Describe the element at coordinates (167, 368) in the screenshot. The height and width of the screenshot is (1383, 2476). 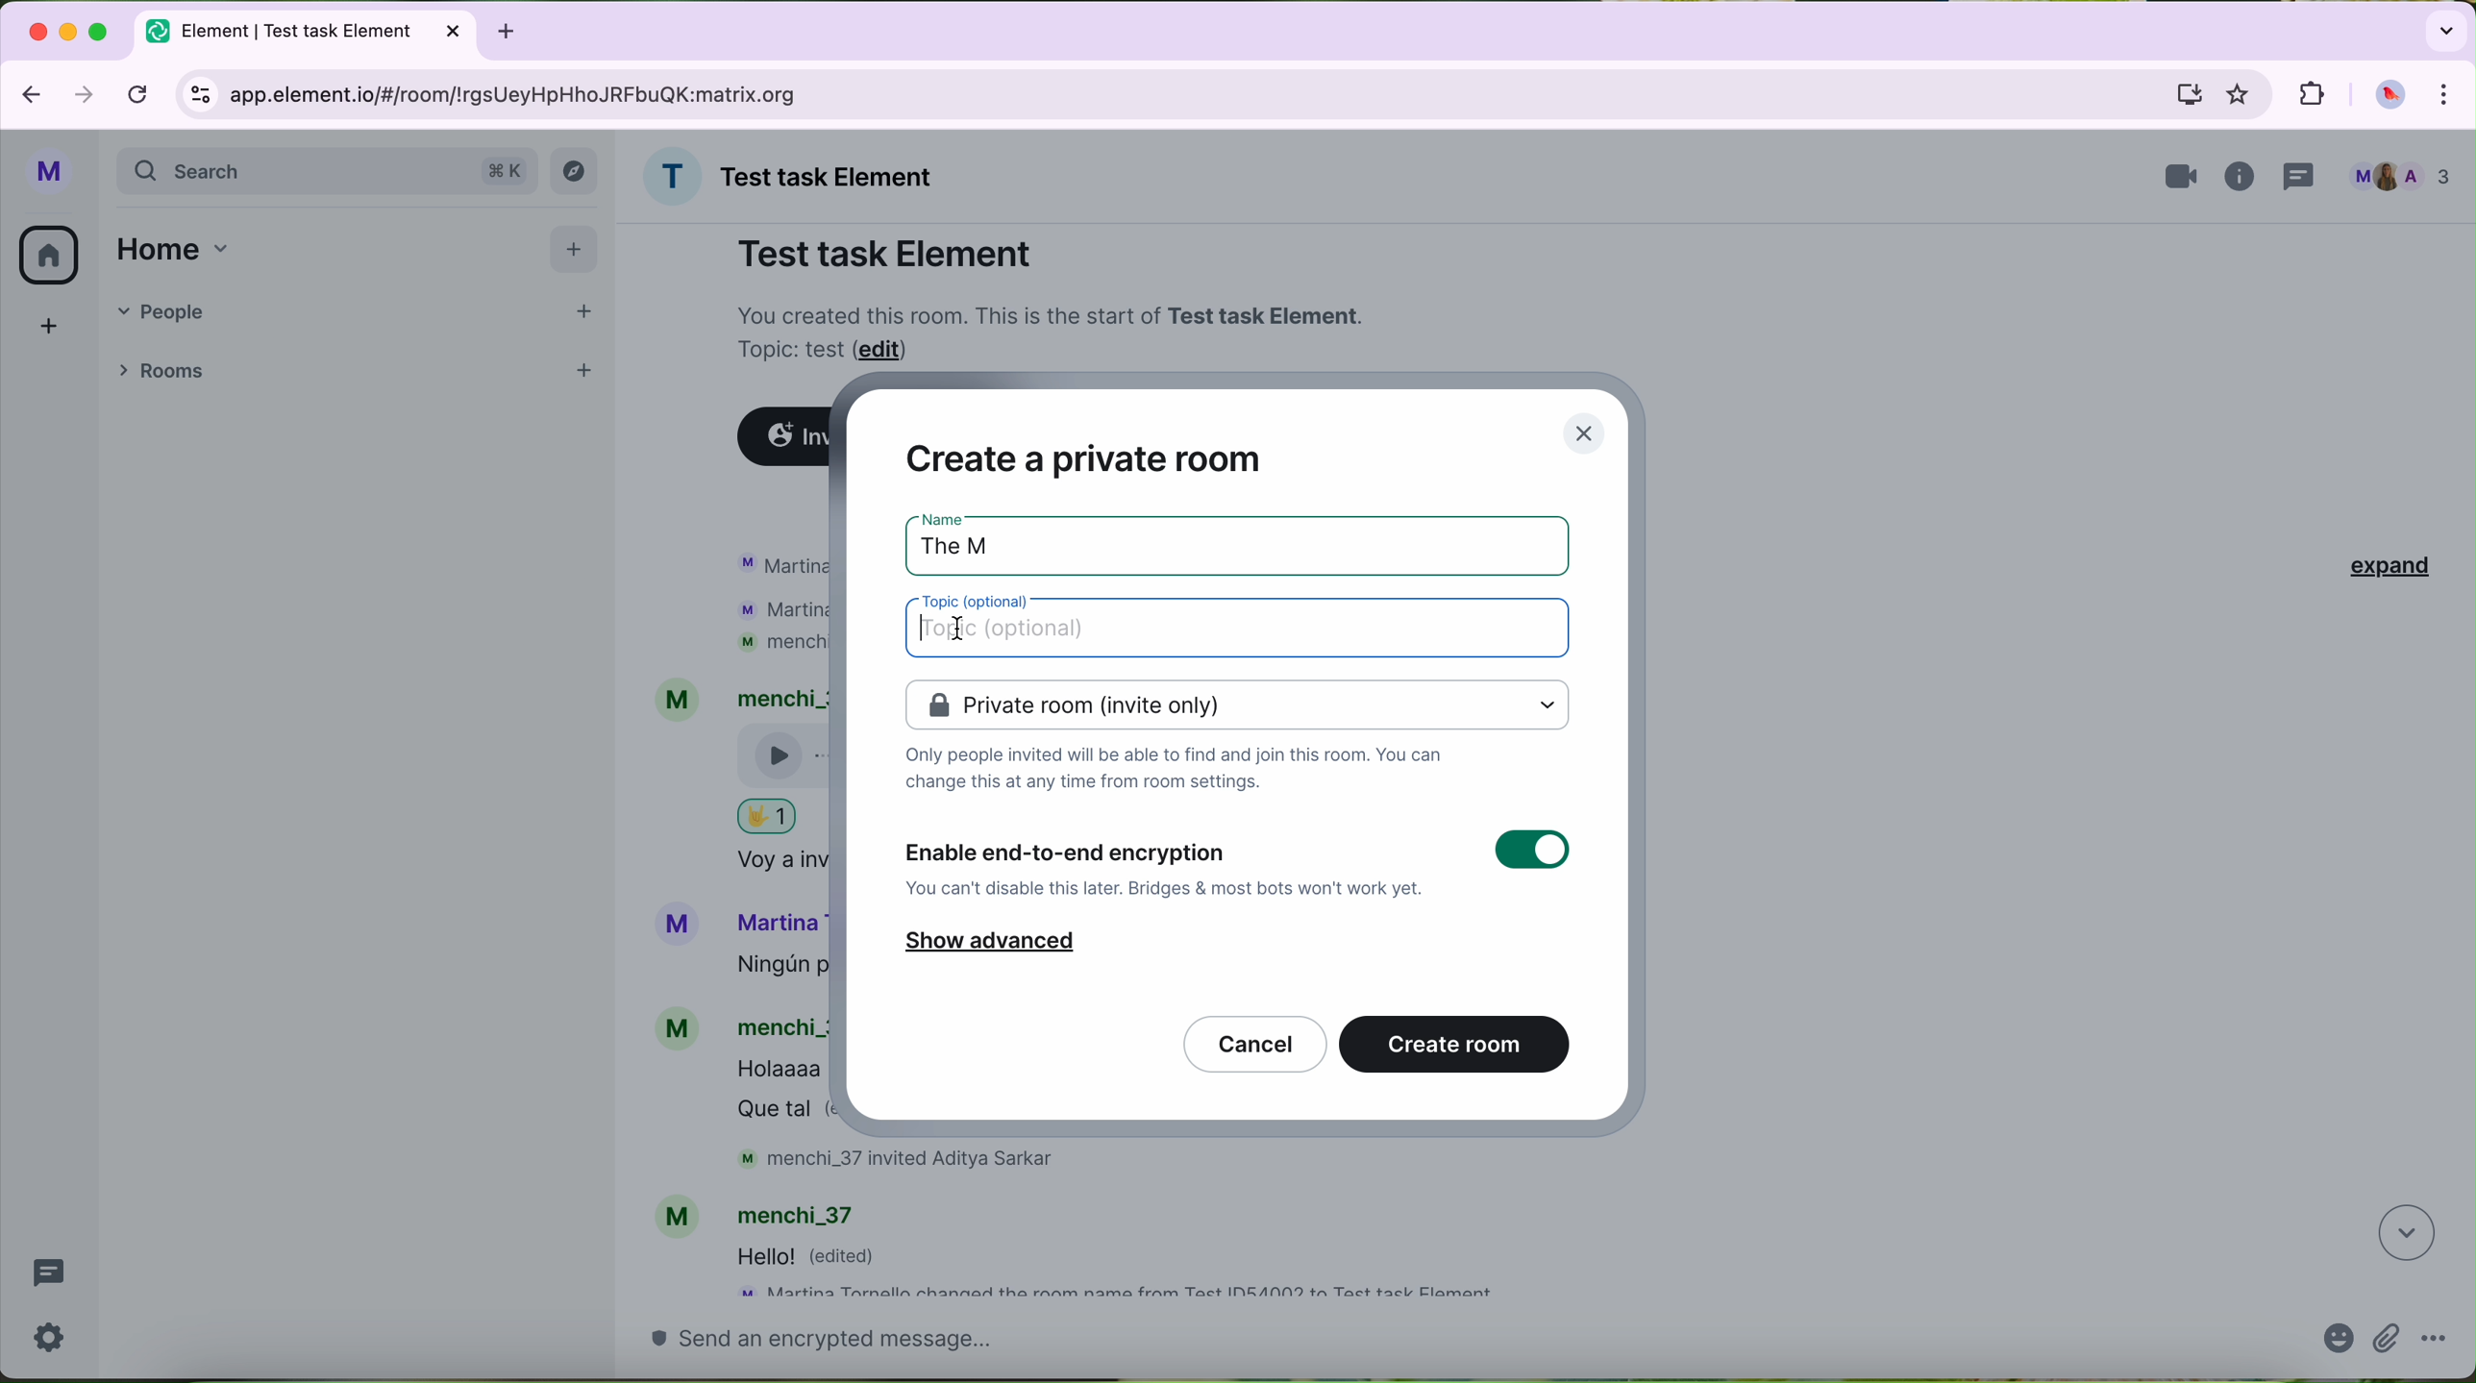
I see `rooms tab` at that location.